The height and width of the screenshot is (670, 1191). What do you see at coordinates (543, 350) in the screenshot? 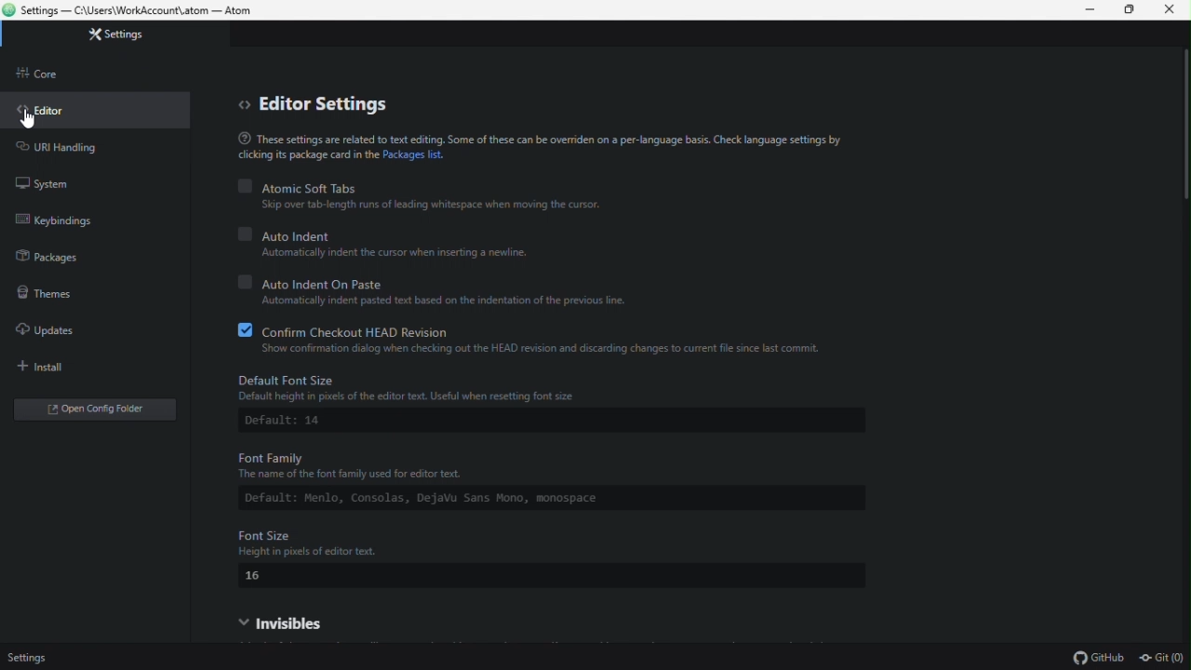
I see `‘Show confirmation dialog when checking out the HEAD revision and discarding changes to current fil since last commit.` at bounding box center [543, 350].